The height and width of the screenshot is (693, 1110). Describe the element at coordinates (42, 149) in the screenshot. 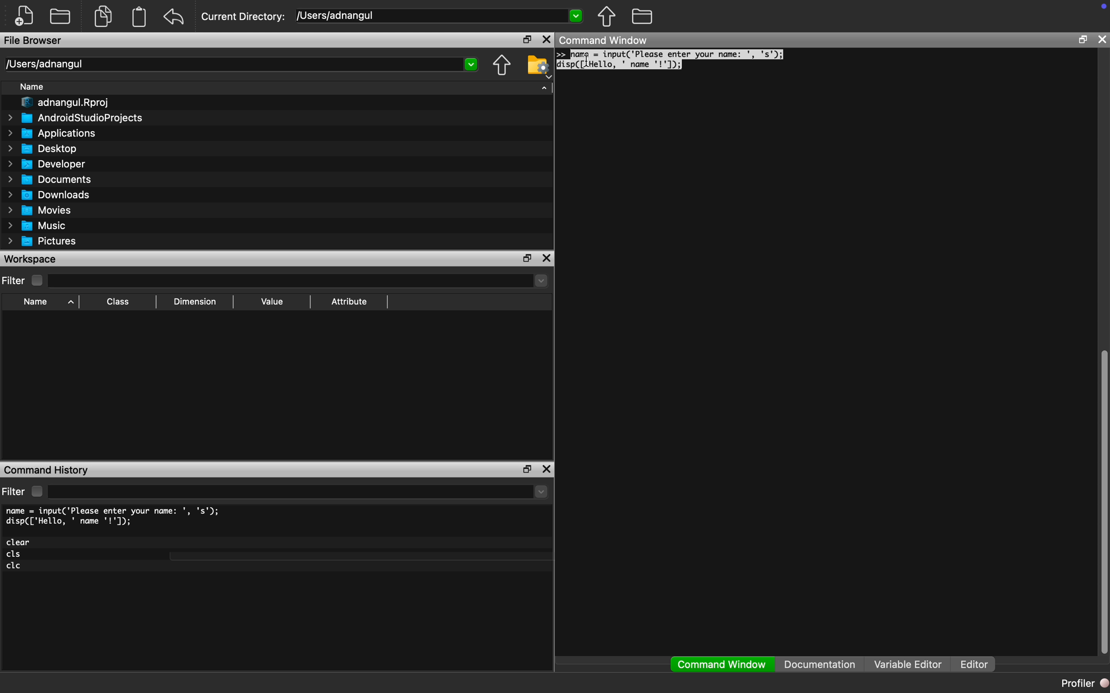

I see `Desktop` at that location.